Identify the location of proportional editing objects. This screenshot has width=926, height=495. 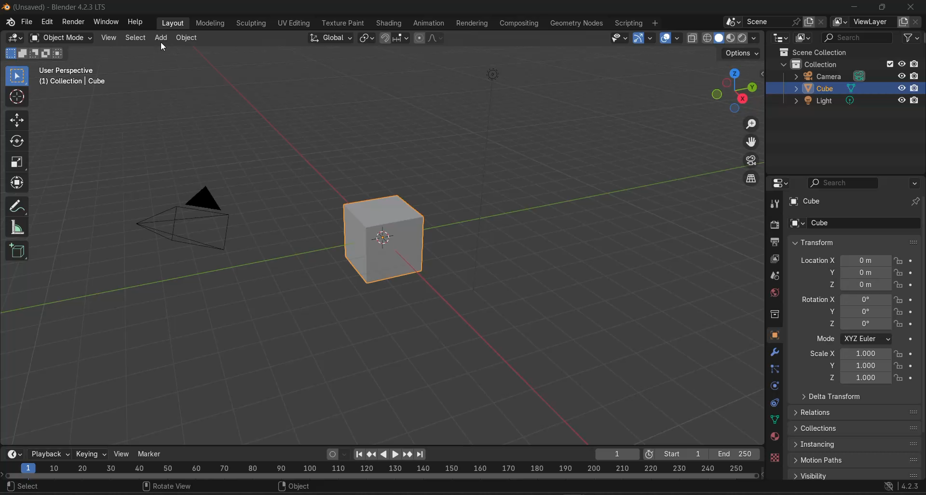
(420, 39).